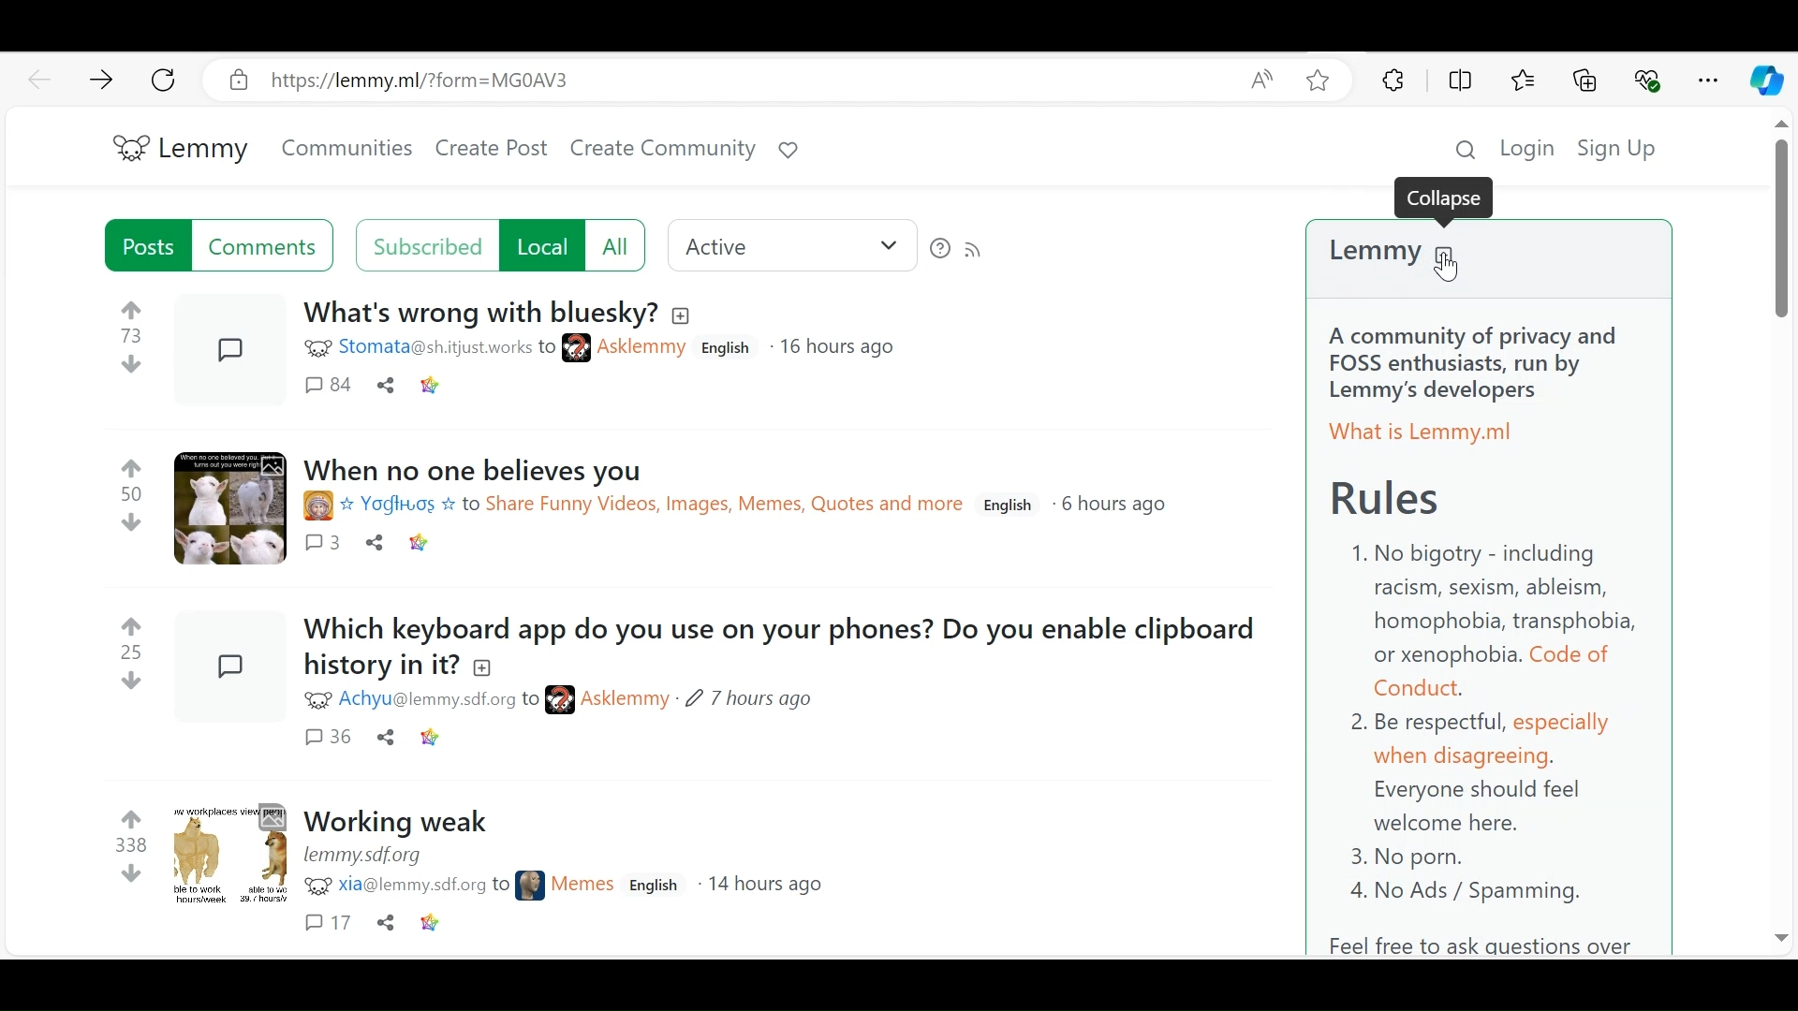 This screenshot has height=1011, width=1798. Describe the element at coordinates (1779, 227) in the screenshot. I see `Vertical Scroll bar` at that location.